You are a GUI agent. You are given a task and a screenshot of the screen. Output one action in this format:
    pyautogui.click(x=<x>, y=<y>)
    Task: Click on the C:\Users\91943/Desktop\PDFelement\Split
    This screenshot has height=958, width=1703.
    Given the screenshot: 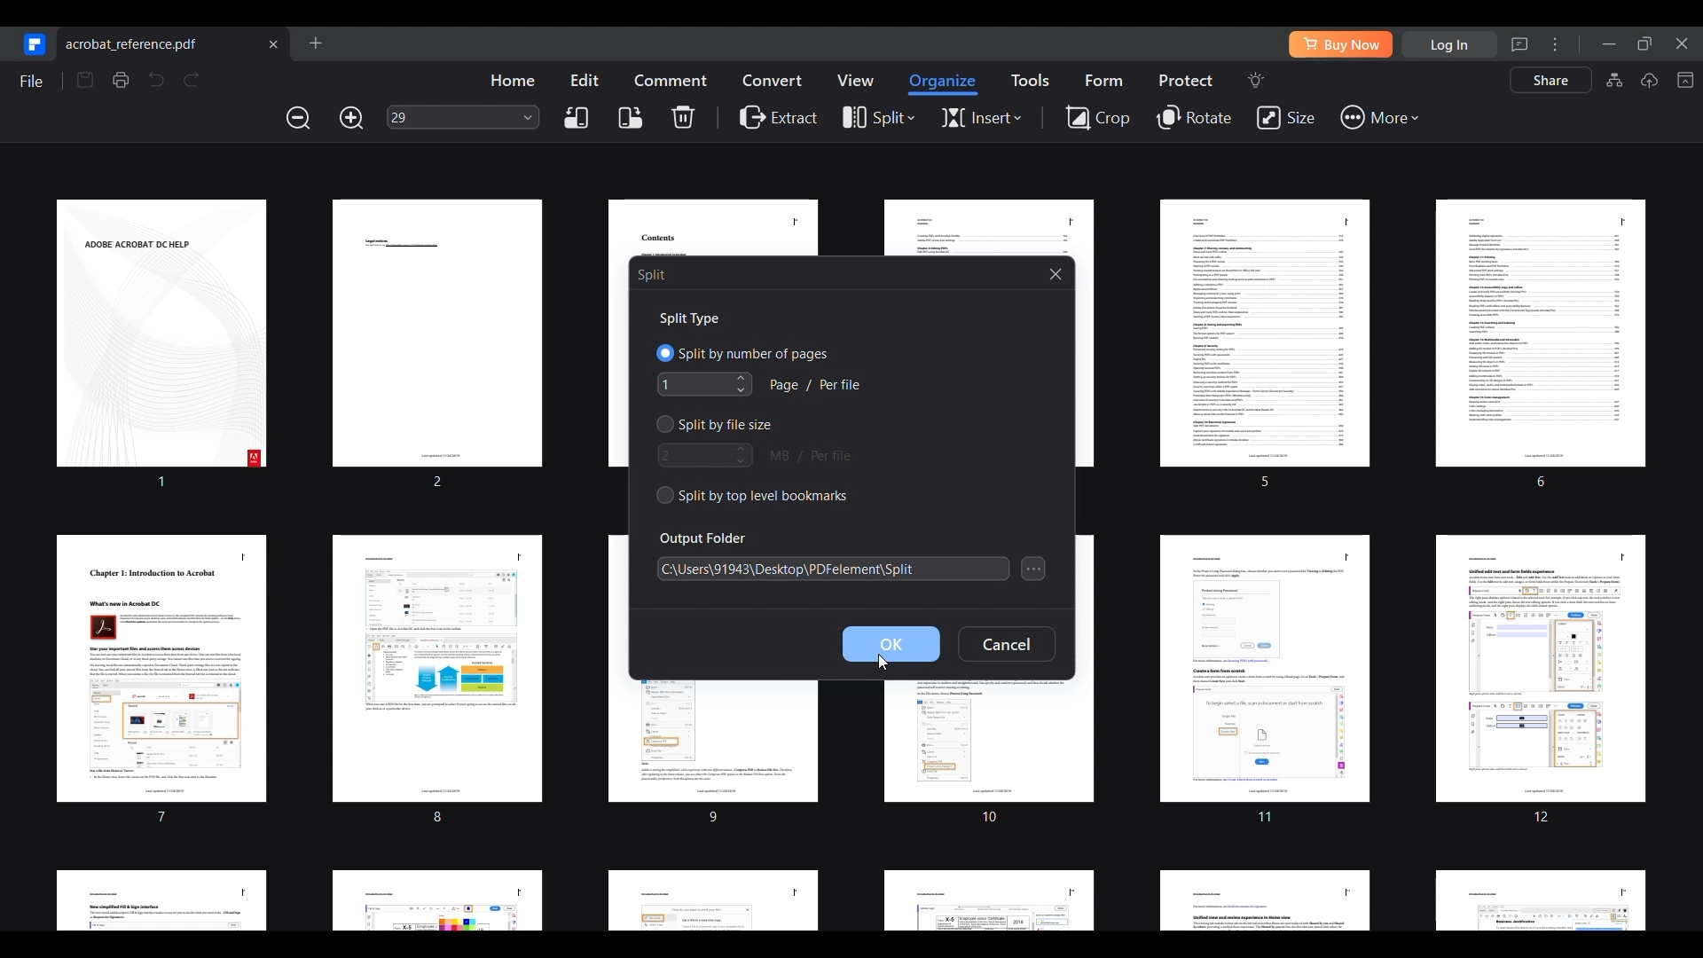 What is the action you would take?
    pyautogui.click(x=826, y=570)
    